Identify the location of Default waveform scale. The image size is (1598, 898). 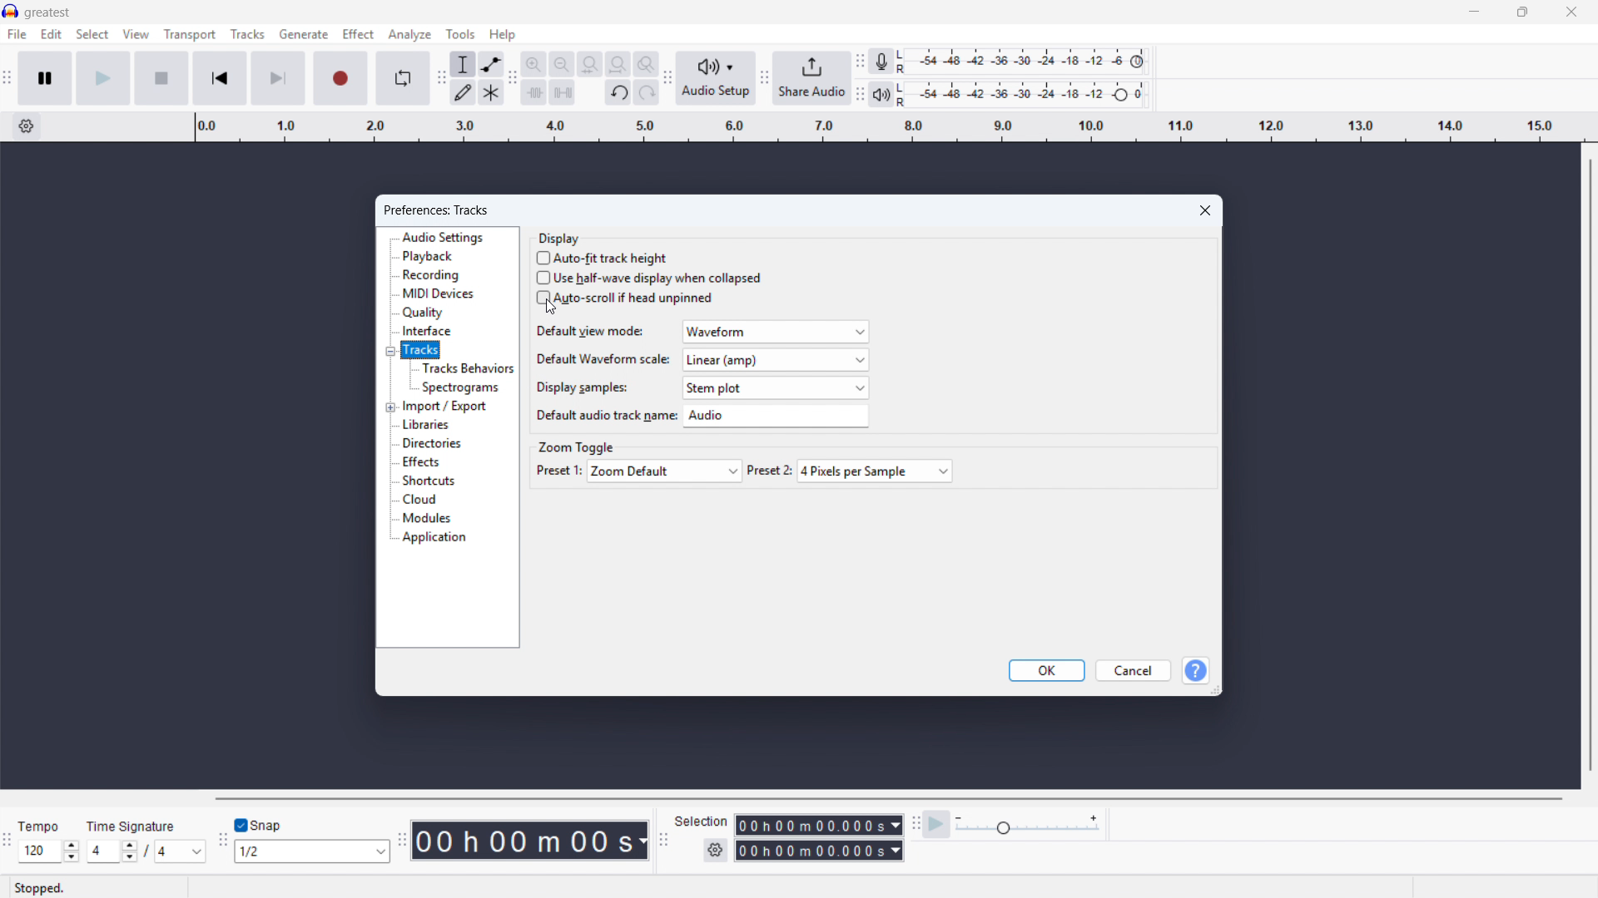
(602, 357).